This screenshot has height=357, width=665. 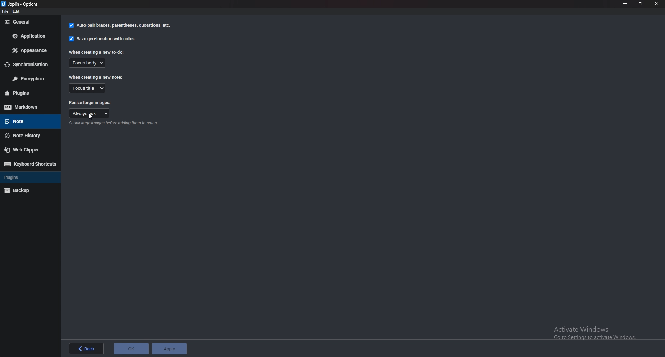 What do you see at coordinates (97, 52) in the screenshot?
I see `When creating a new to do` at bounding box center [97, 52].